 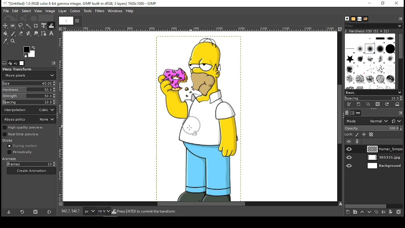 I want to click on tab, so click(x=67, y=21).